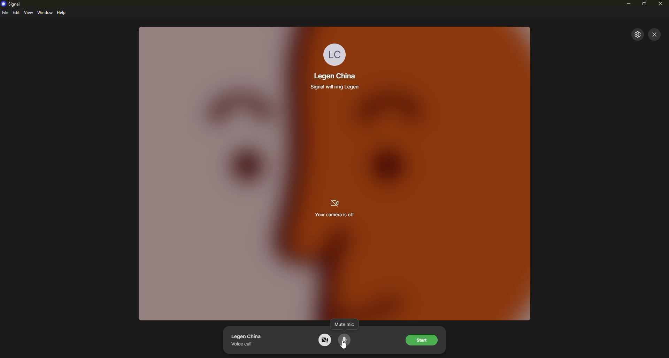 The height and width of the screenshot is (358, 669). Describe the element at coordinates (344, 346) in the screenshot. I see `cursor` at that location.